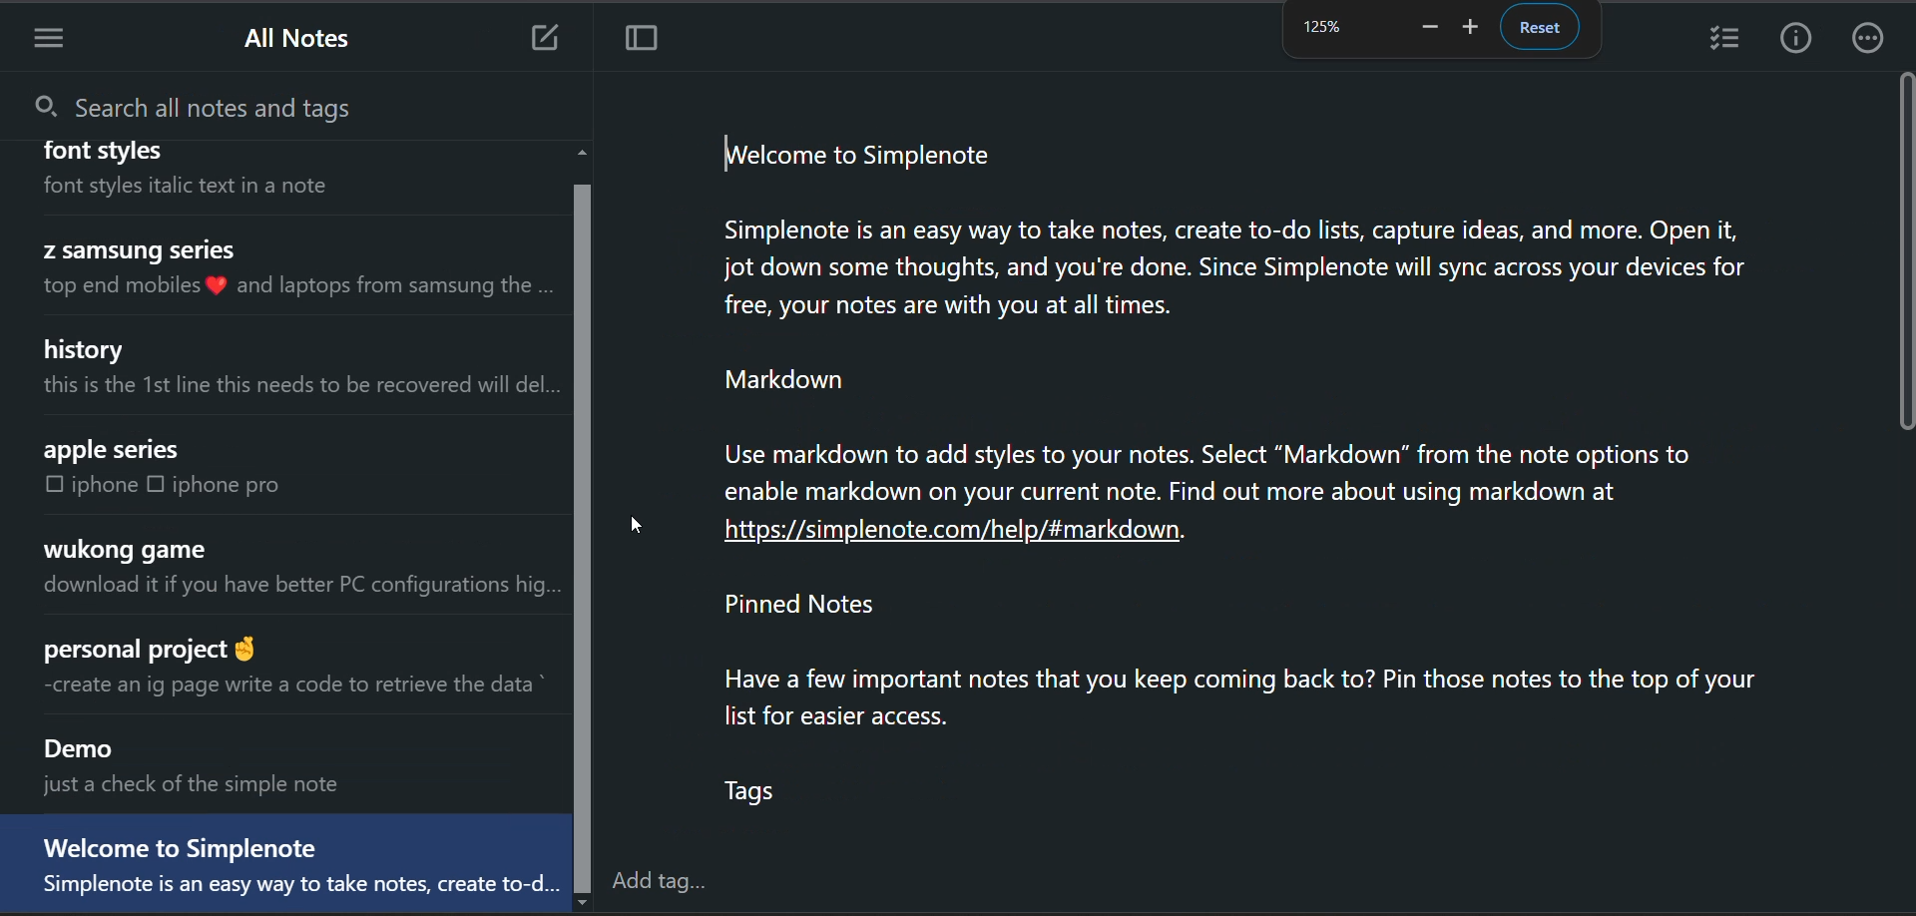 The width and height of the screenshot is (1916, 916). I want to click on all notes, so click(296, 38).